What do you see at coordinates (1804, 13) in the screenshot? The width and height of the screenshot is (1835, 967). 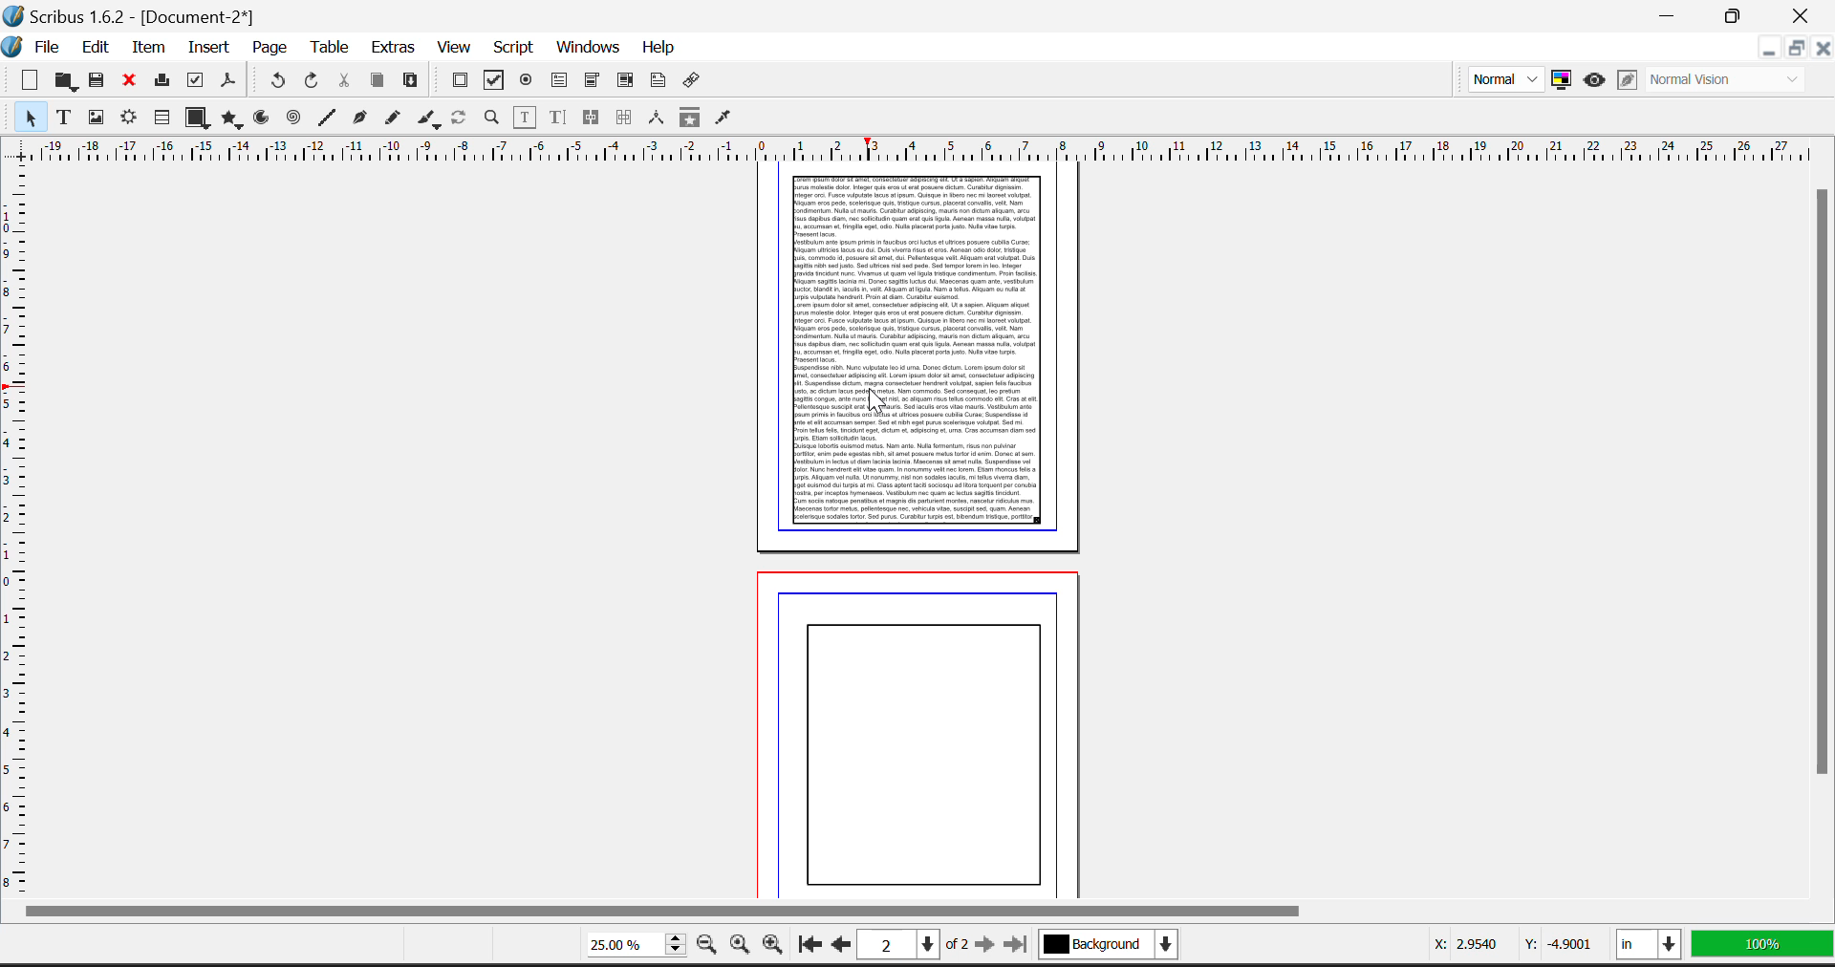 I see `Close` at bounding box center [1804, 13].